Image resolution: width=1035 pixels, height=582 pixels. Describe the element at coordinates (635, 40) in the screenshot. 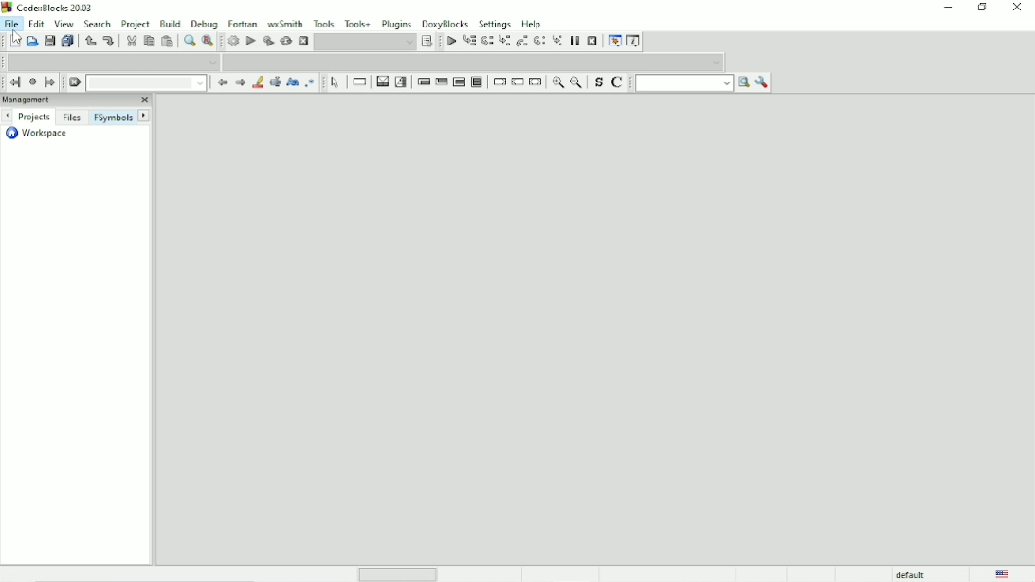

I see `Various info` at that location.